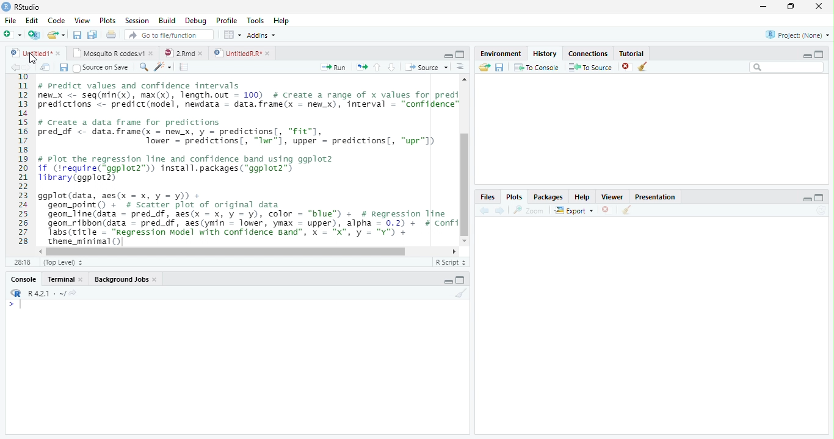 The width and height of the screenshot is (834, 439). Describe the element at coordinates (240, 52) in the screenshot. I see `Untitled R` at that location.